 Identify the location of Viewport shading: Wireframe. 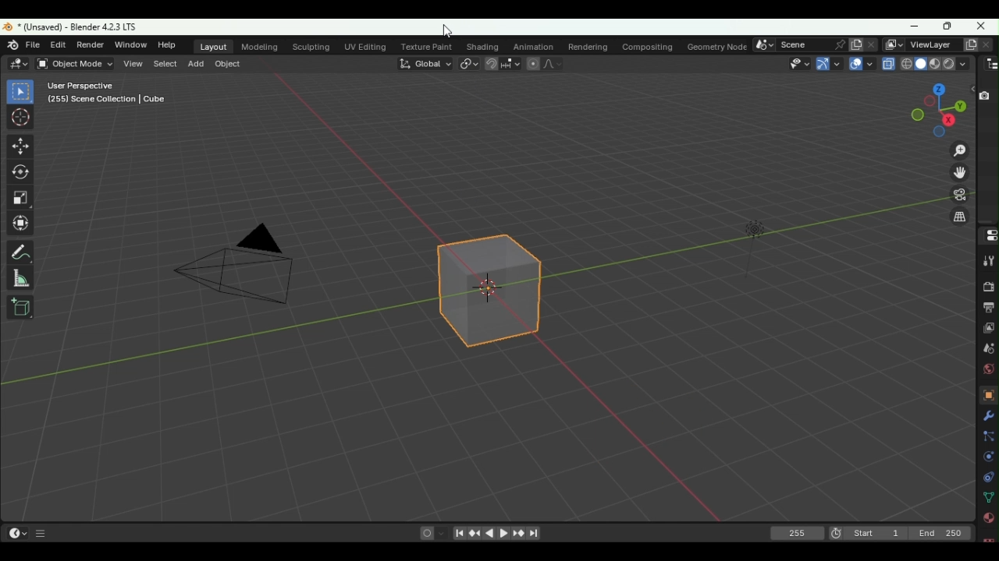
(906, 63).